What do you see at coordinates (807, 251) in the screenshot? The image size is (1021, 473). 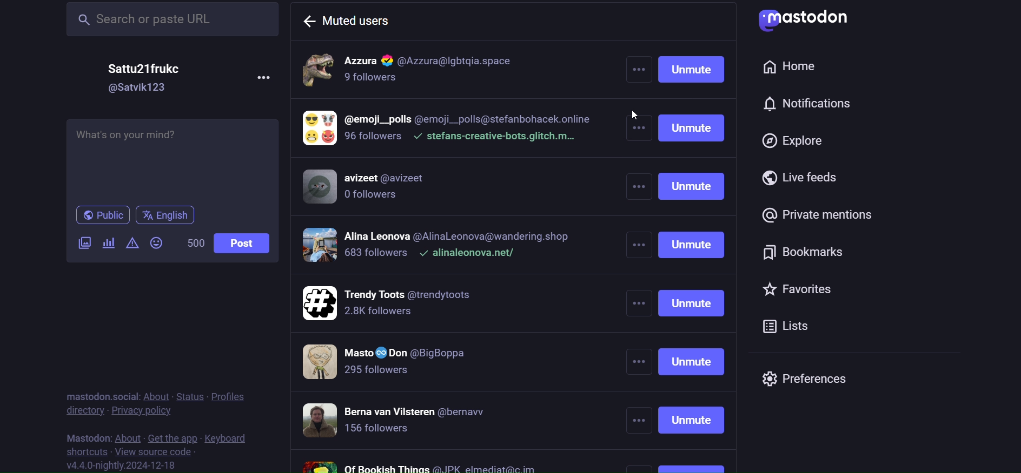 I see `bookmark` at bounding box center [807, 251].